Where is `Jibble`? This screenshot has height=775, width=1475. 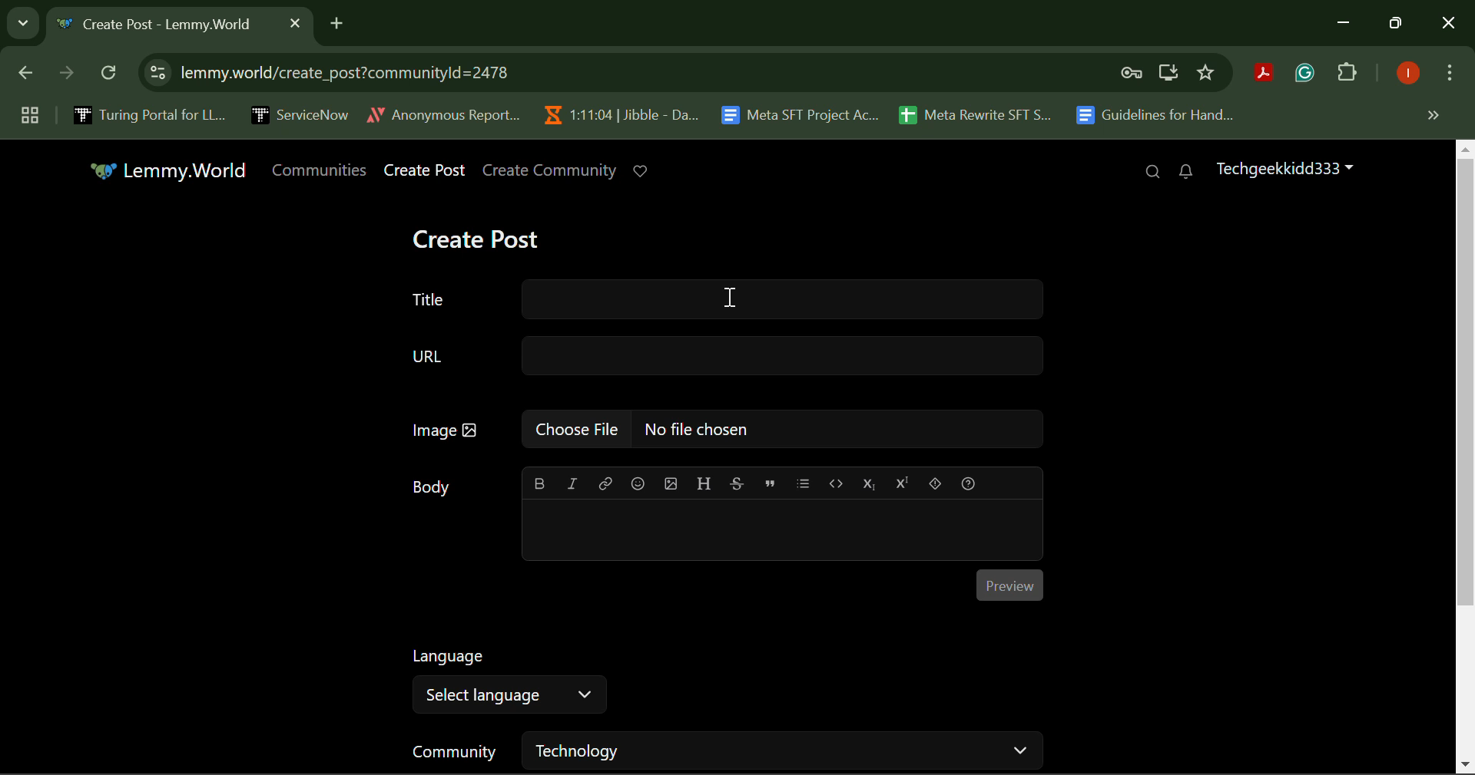 Jibble is located at coordinates (618, 111).